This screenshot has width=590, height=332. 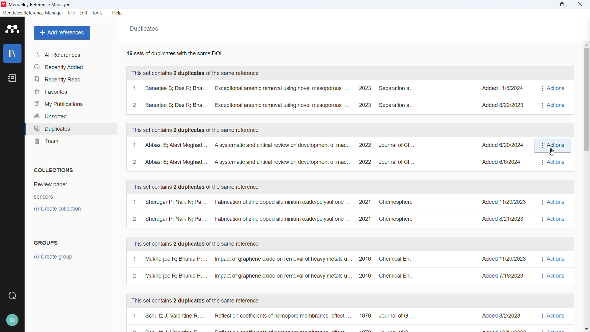 What do you see at coordinates (98, 13) in the screenshot?
I see `tools` at bounding box center [98, 13].